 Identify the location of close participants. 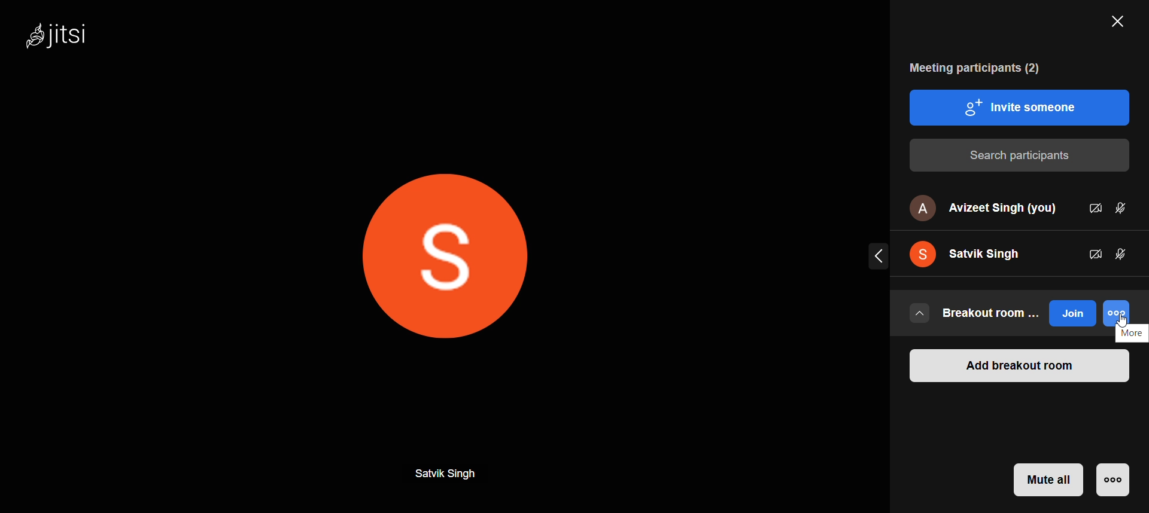
(1114, 24).